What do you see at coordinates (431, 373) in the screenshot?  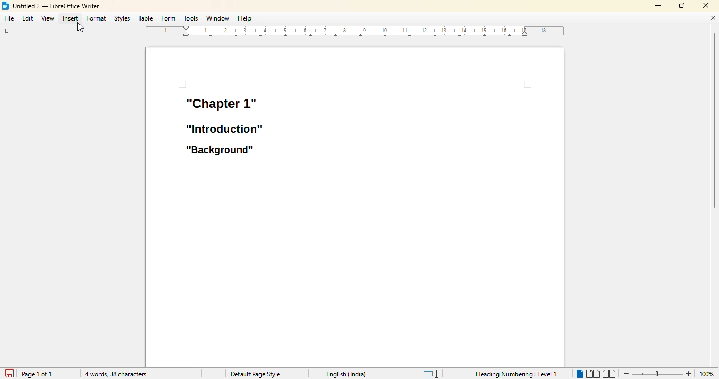 I see `standard selection` at bounding box center [431, 373].